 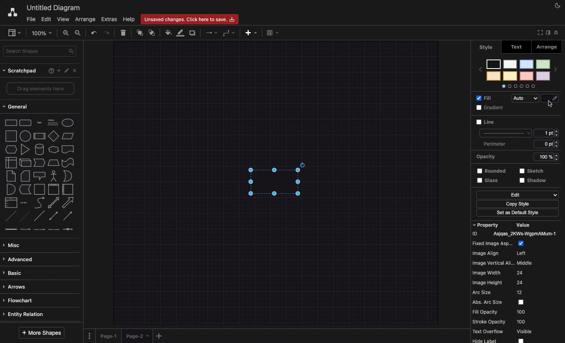 What do you see at coordinates (272, 32) in the screenshot?
I see `Table` at bounding box center [272, 32].